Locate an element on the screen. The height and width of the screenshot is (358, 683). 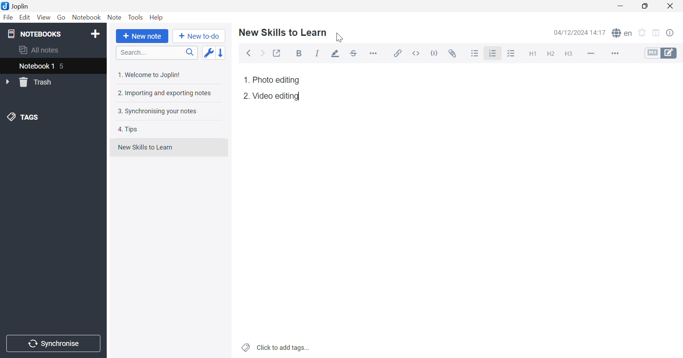
NOTEBOOKS is located at coordinates (34, 33).